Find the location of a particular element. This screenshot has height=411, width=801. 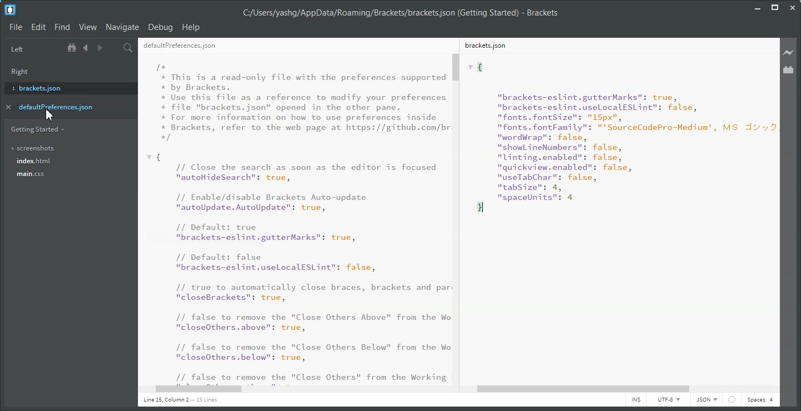

brackets.json File is located at coordinates (614, 45).